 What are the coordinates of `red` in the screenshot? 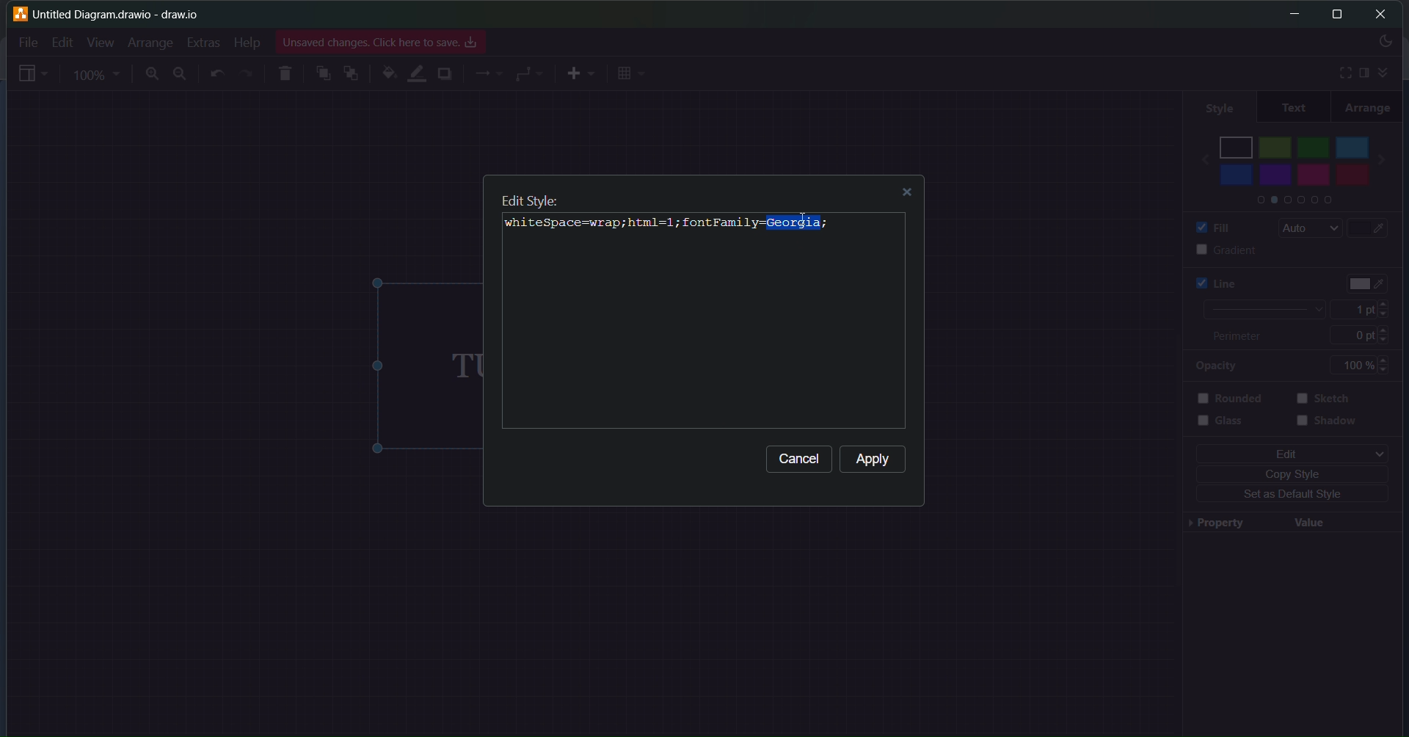 It's located at (1350, 176).